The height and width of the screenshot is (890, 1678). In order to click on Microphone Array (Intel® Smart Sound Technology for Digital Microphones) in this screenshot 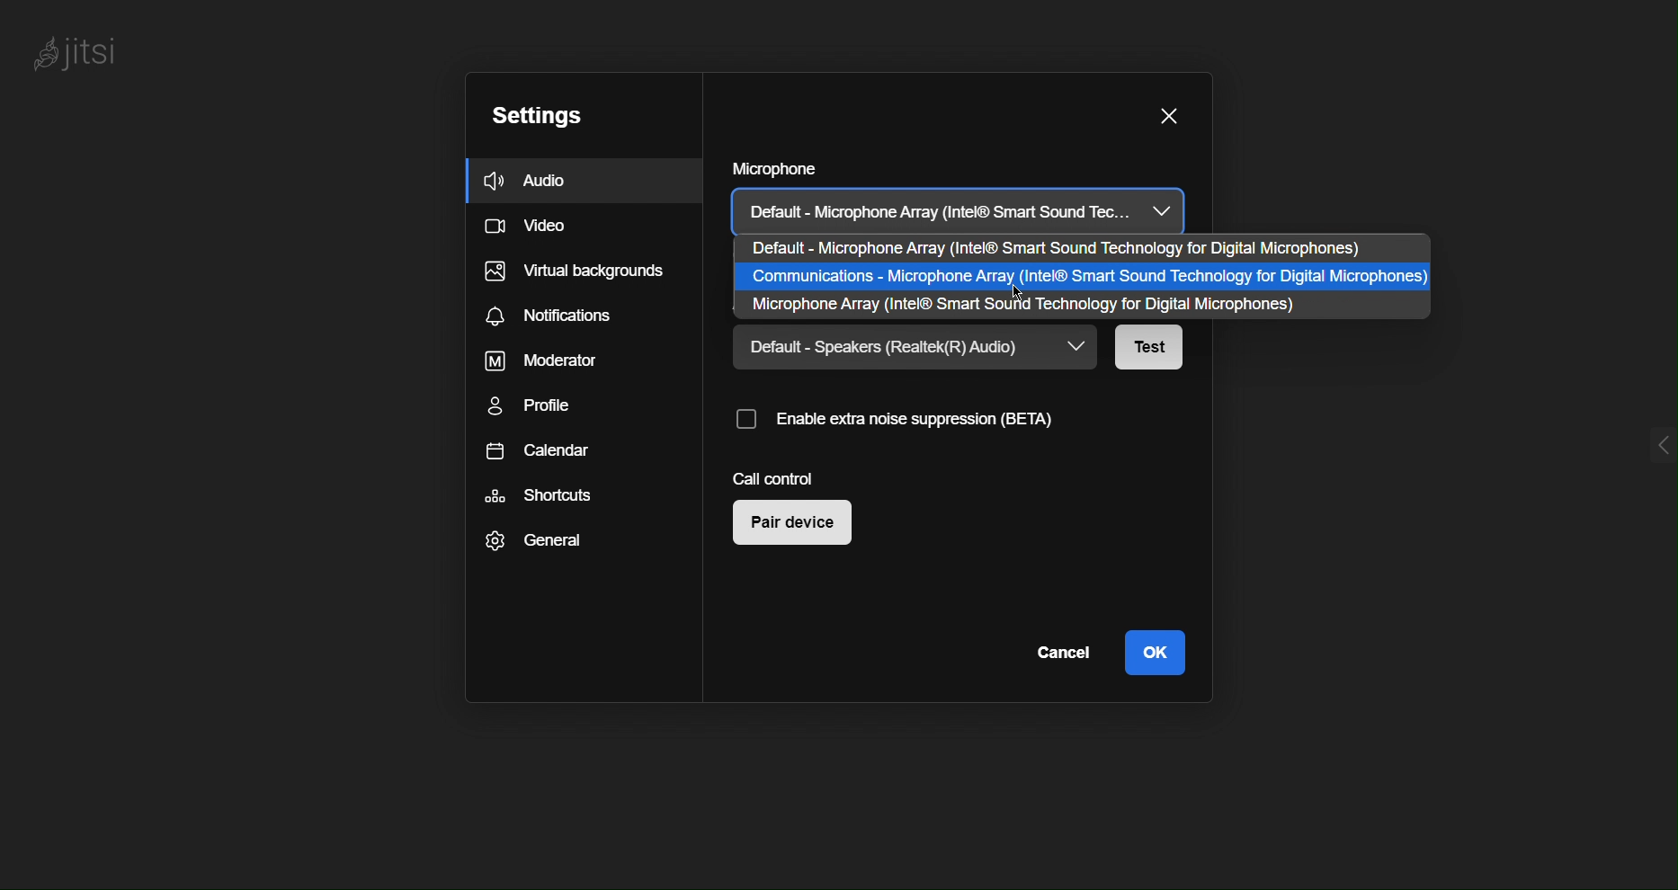, I will do `click(1051, 304)`.